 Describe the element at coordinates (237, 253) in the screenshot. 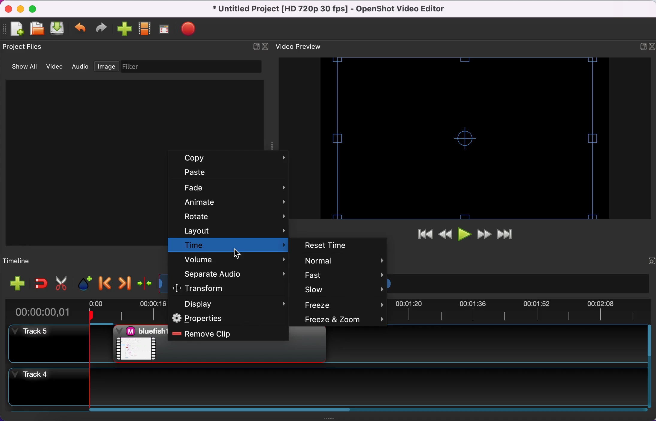

I see `Cursor` at that location.